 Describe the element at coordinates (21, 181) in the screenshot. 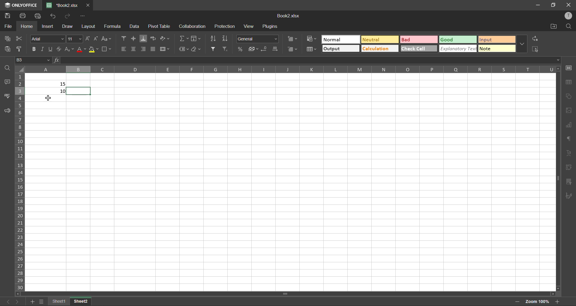

I see `row numbers` at that location.